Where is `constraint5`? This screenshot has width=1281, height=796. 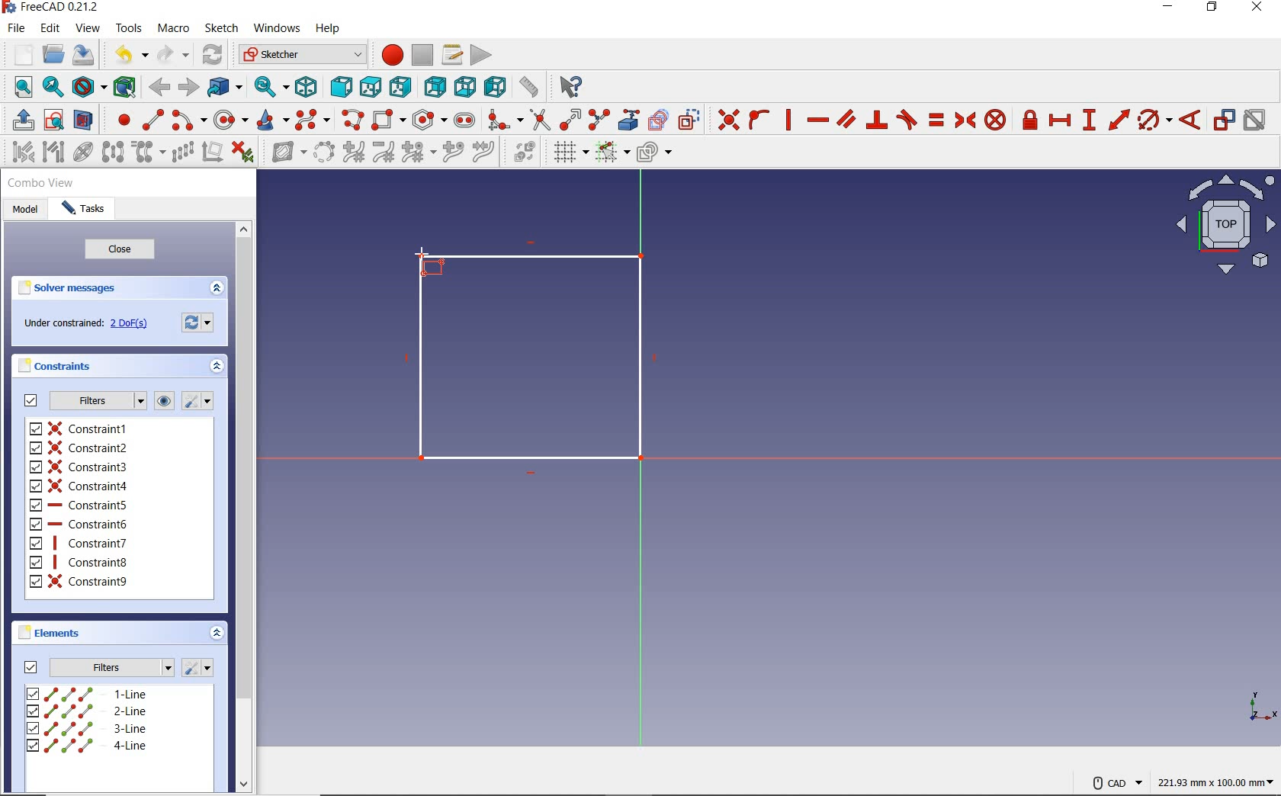 constraint5 is located at coordinates (78, 505).